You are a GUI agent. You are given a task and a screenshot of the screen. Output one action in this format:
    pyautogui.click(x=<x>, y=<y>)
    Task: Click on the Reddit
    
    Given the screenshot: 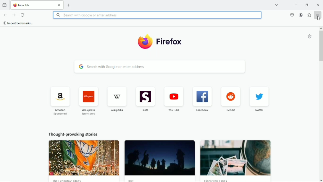 What is the action you would take?
    pyautogui.click(x=230, y=100)
    